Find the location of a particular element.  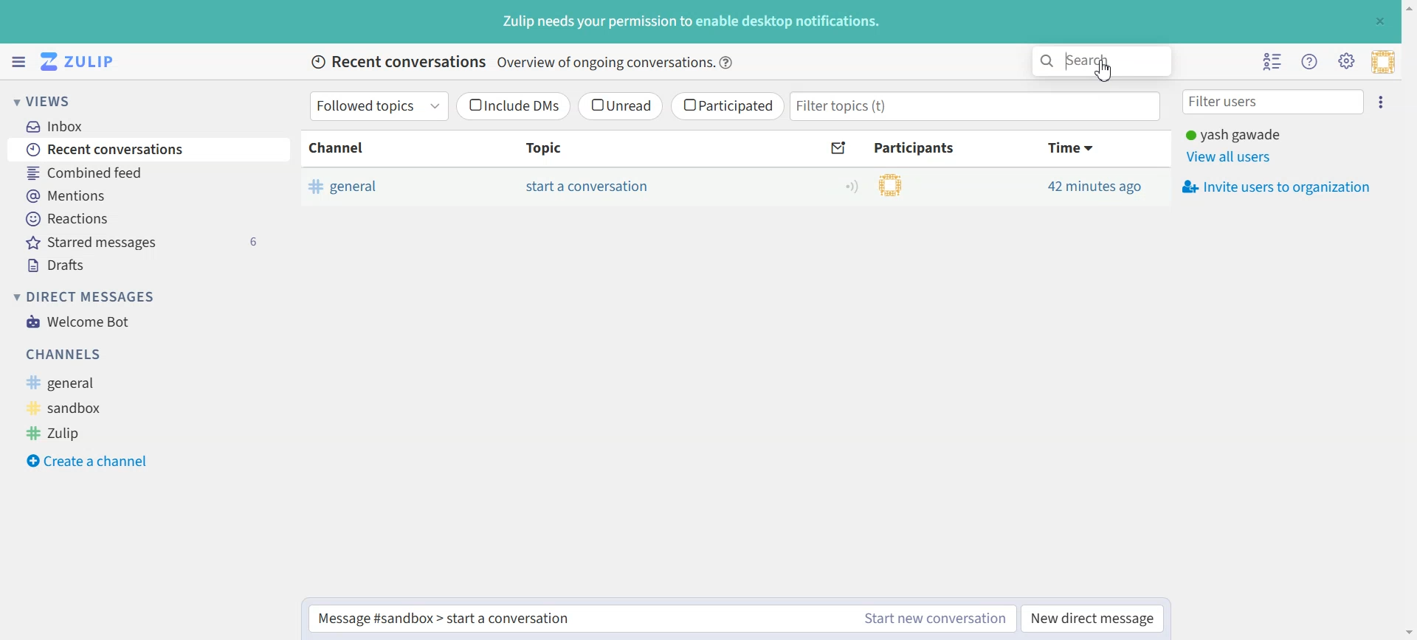

Participants  is located at coordinates (868, 184).